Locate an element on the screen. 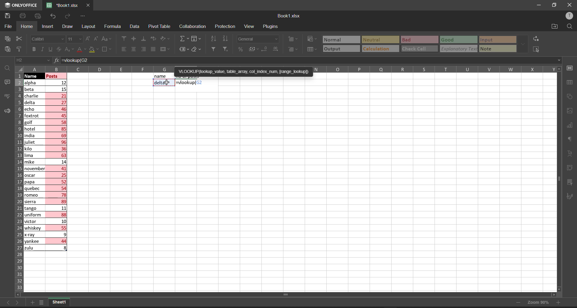  increase decimal is located at coordinates (276, 50).